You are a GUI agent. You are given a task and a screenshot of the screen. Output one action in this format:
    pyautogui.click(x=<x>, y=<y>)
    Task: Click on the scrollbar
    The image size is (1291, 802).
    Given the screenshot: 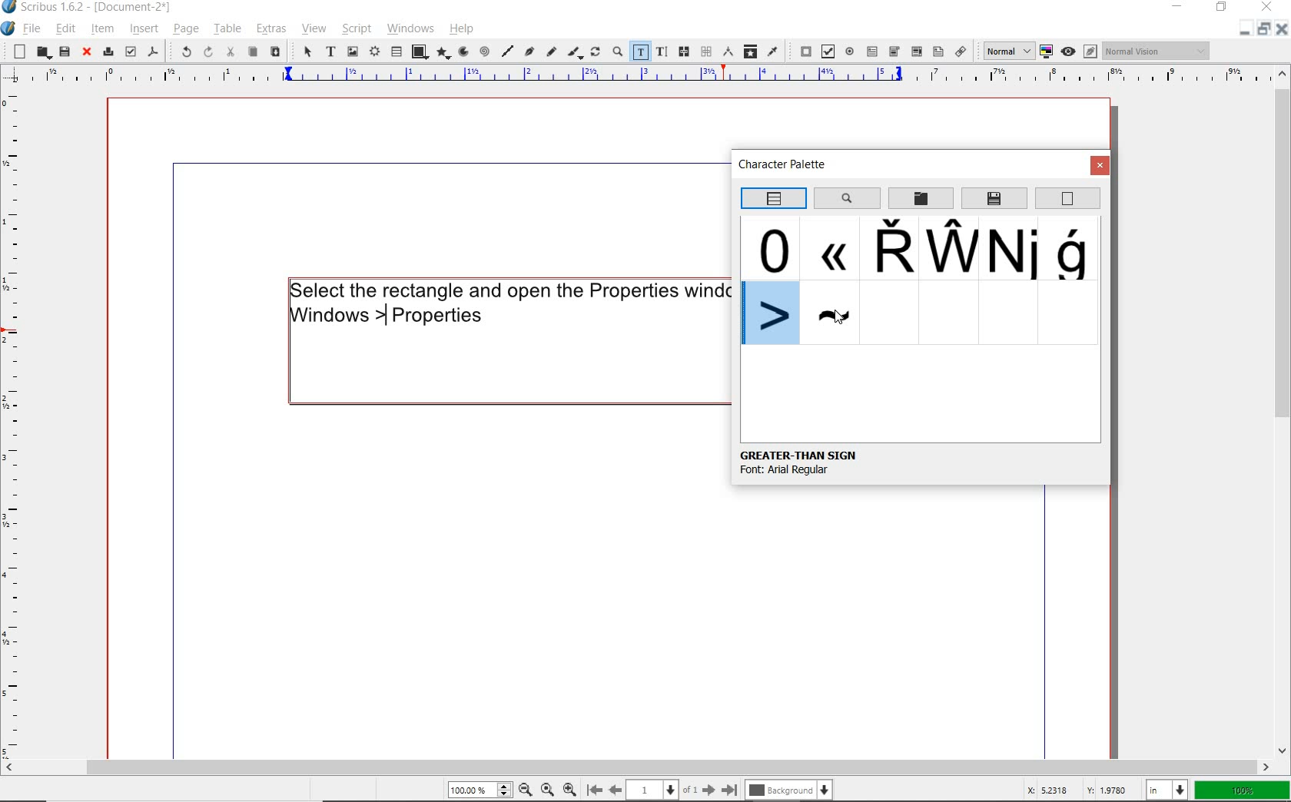 What is the action you would take?
    pyautogui.click(x=1283, y=413)
    